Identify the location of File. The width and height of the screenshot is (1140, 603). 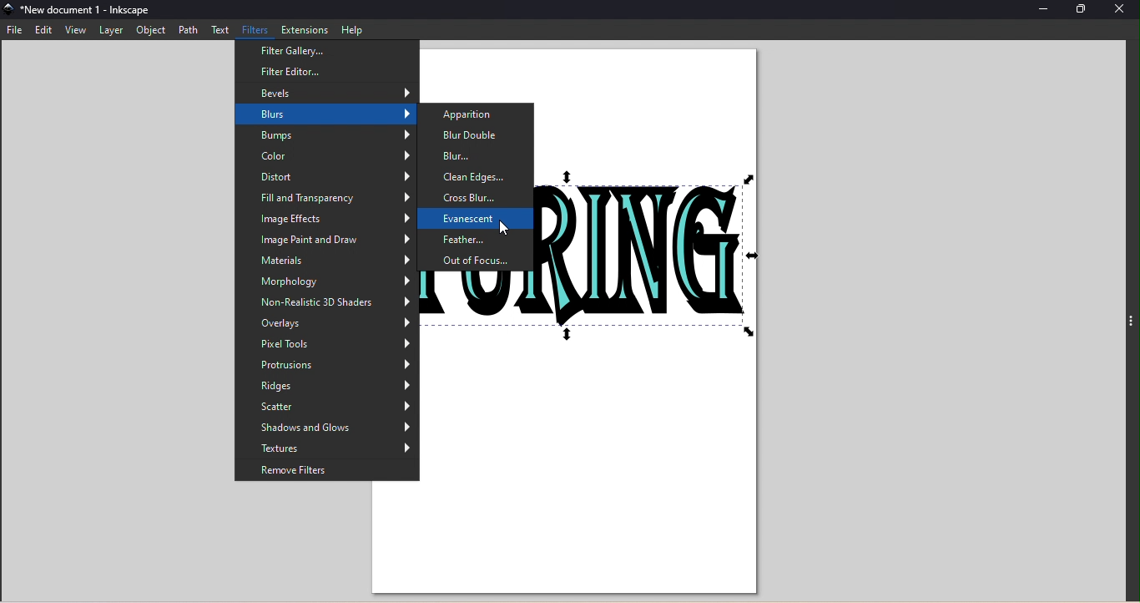
(16, 31).